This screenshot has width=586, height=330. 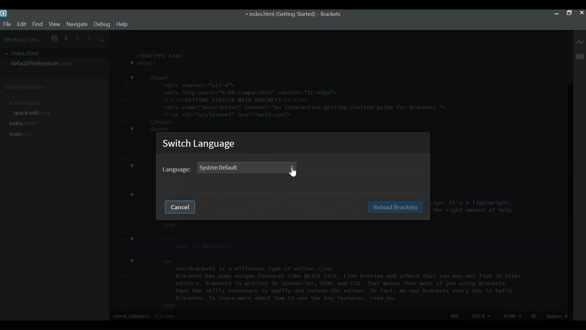 I want to click on Navigate Forward, so click(x=78, y=38).